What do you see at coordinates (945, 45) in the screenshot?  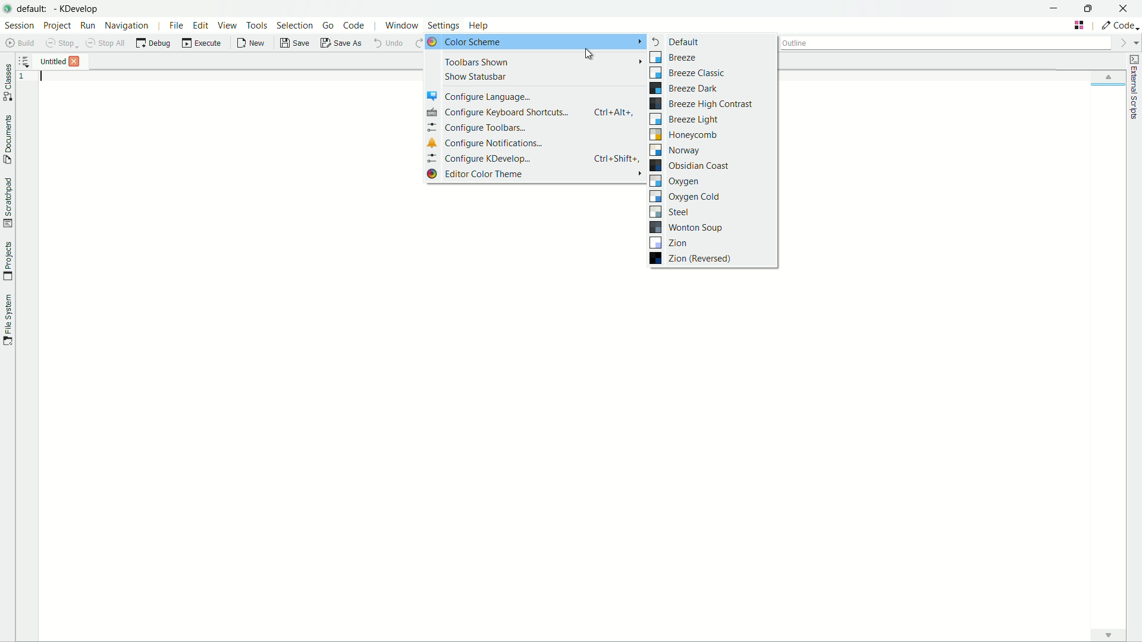 I see `outline` at bounding box center [945, 45].